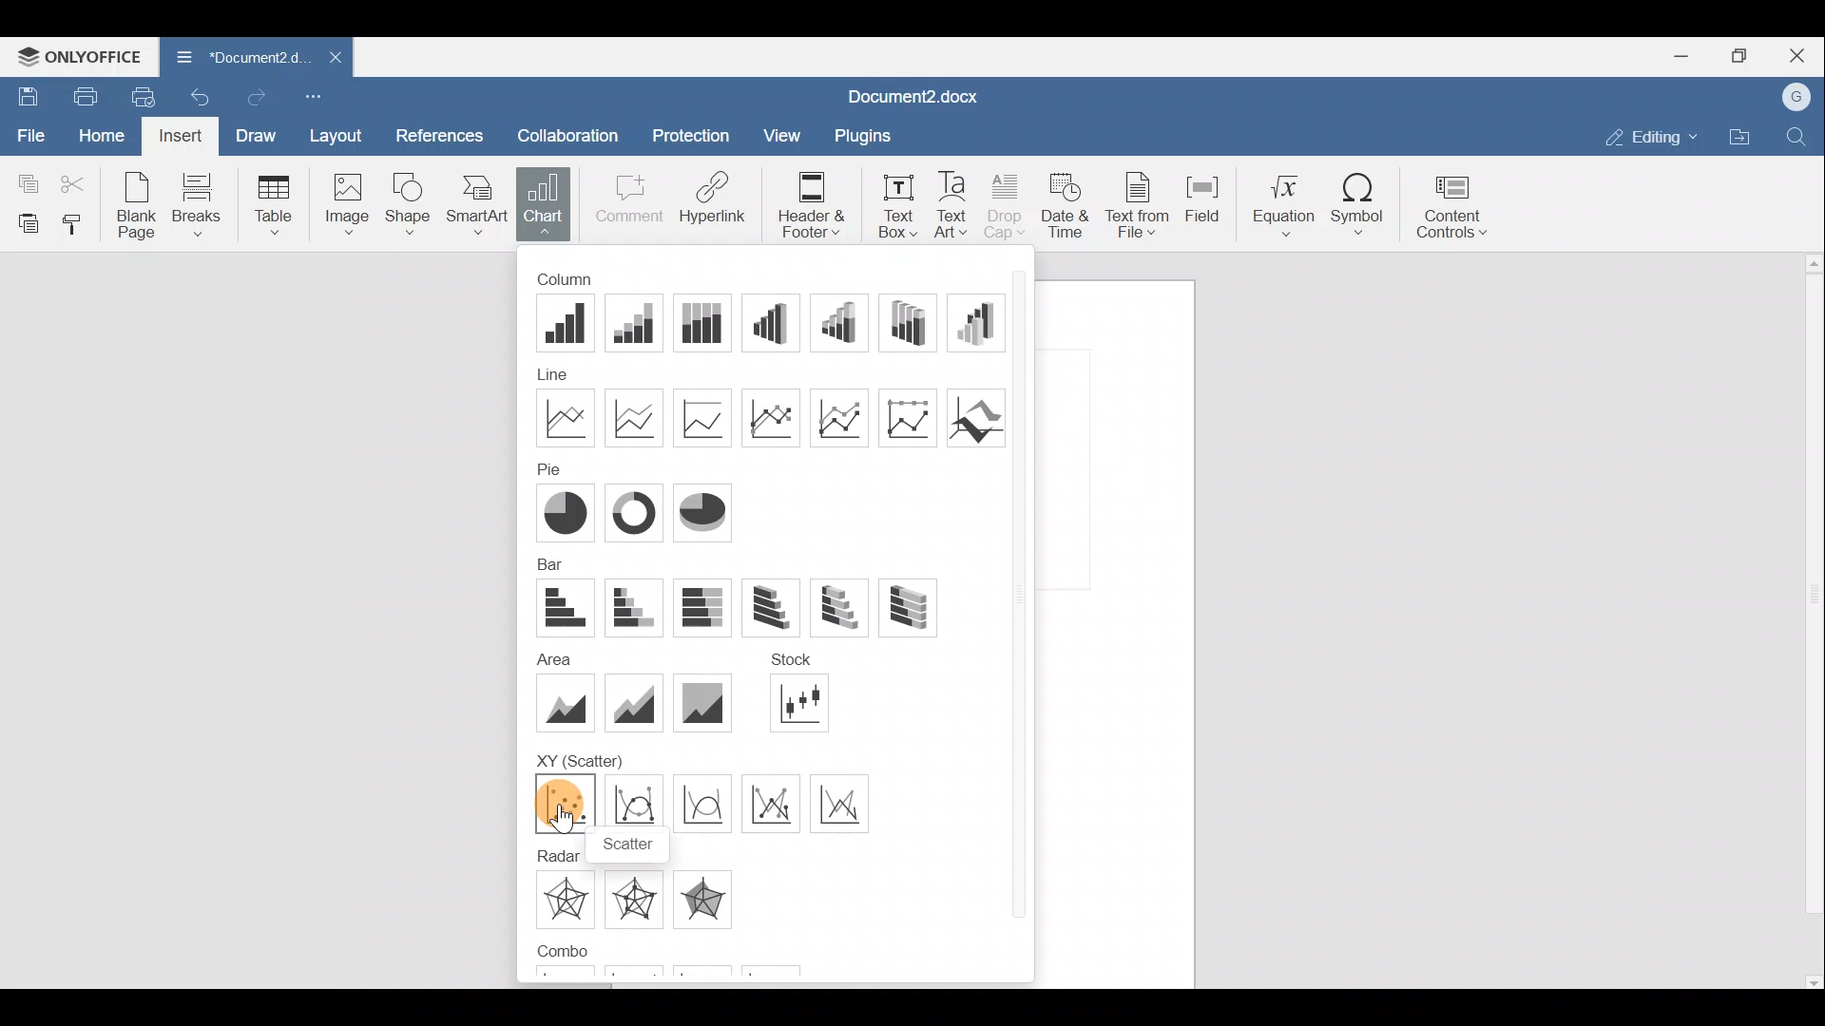 The height and width of the screenshot is (1026, 1825). I want to click on Text box, so click(892, 202).